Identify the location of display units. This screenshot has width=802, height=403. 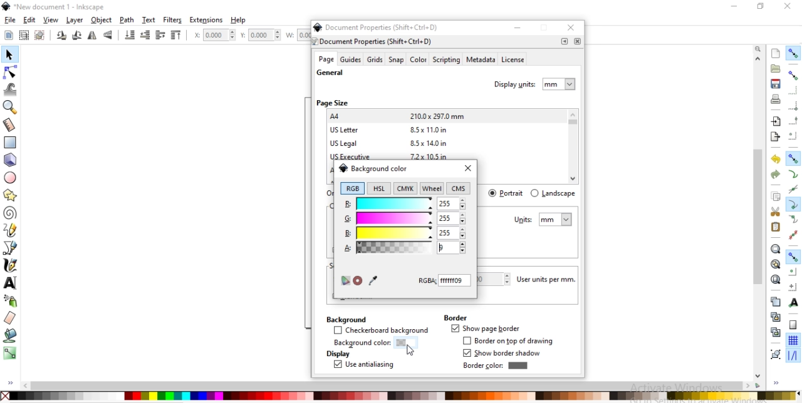
(536, 83).